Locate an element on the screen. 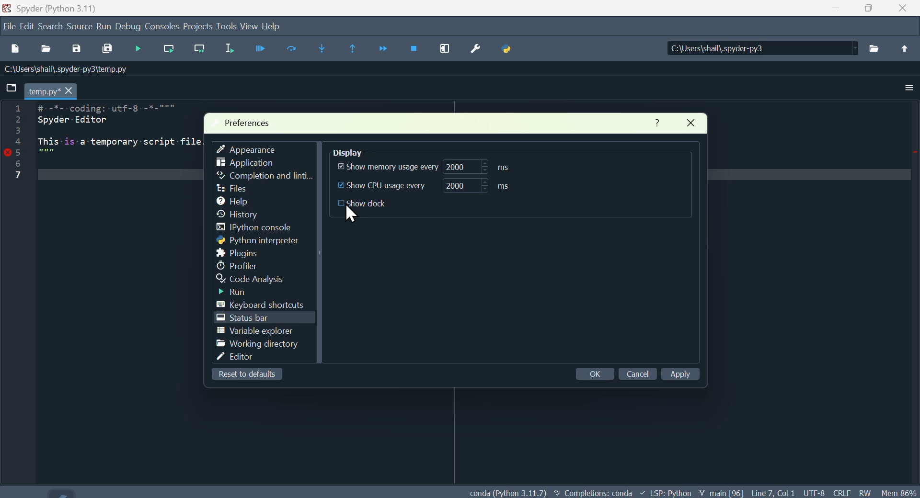 The image size is (920, 498).  is located at coordinates (103, 26).